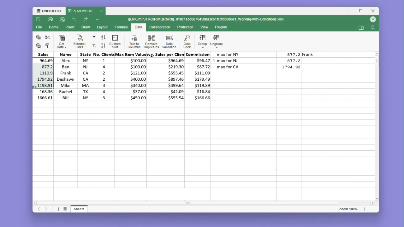  I want to click on Go back , so click(75, 20).